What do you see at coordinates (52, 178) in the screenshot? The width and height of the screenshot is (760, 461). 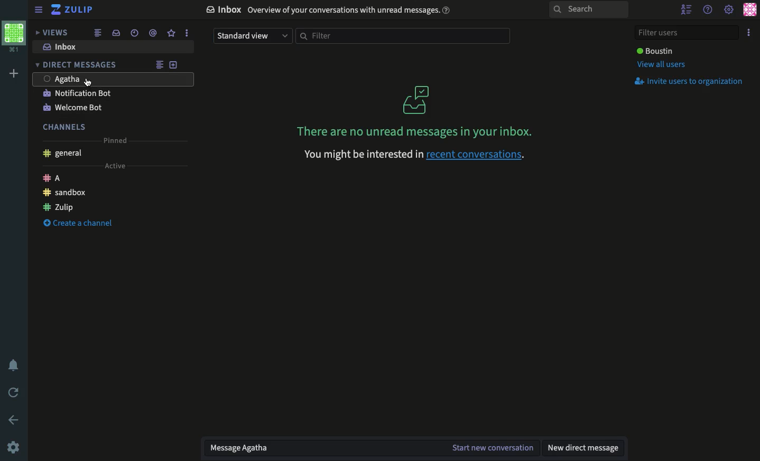 I see `A` at bounding box center [52, 178].